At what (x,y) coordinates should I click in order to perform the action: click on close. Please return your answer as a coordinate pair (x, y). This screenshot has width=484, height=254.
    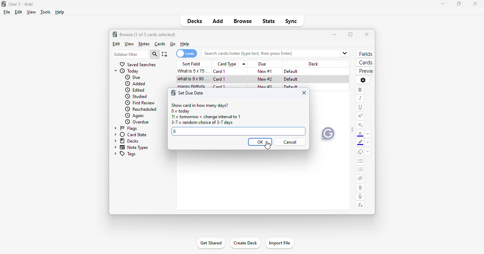
    Looking at the image, I should click on (304, 93).